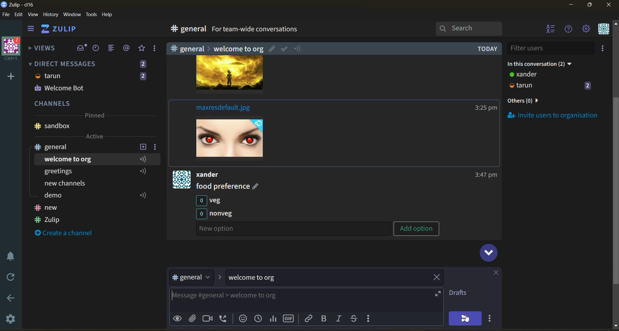 This screenshot has height=331, width=619. What do you see at coordinates (157, 50) in the screenshot?
I see `reactions and drafts` at bounding box center [157, 50].